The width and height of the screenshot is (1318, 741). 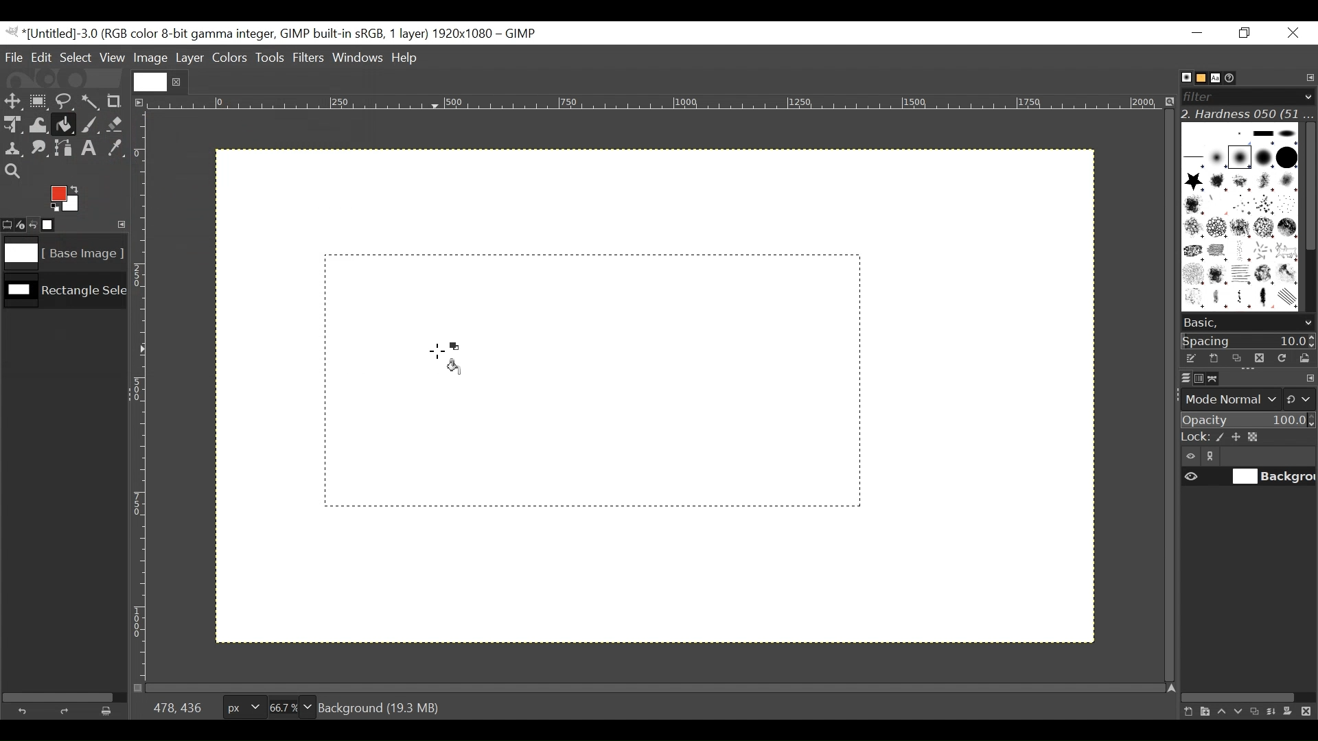 I want to click on Lock, so click(x=1247, y=438).